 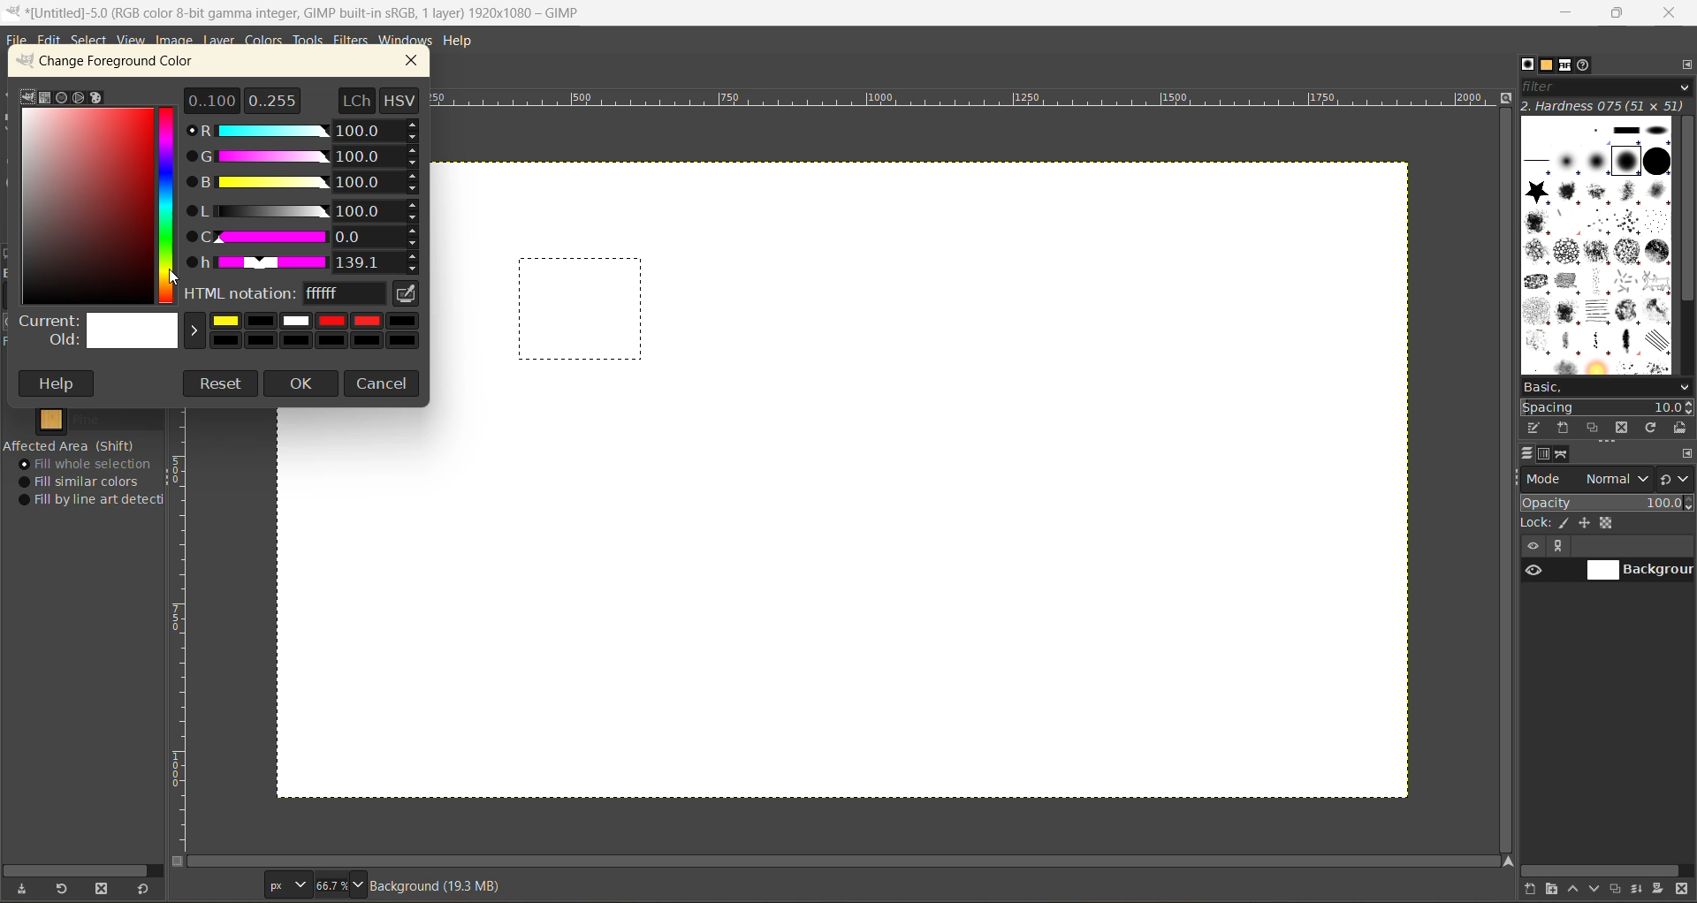 I want to click on create a new brush, so click(x=1565, y=427).